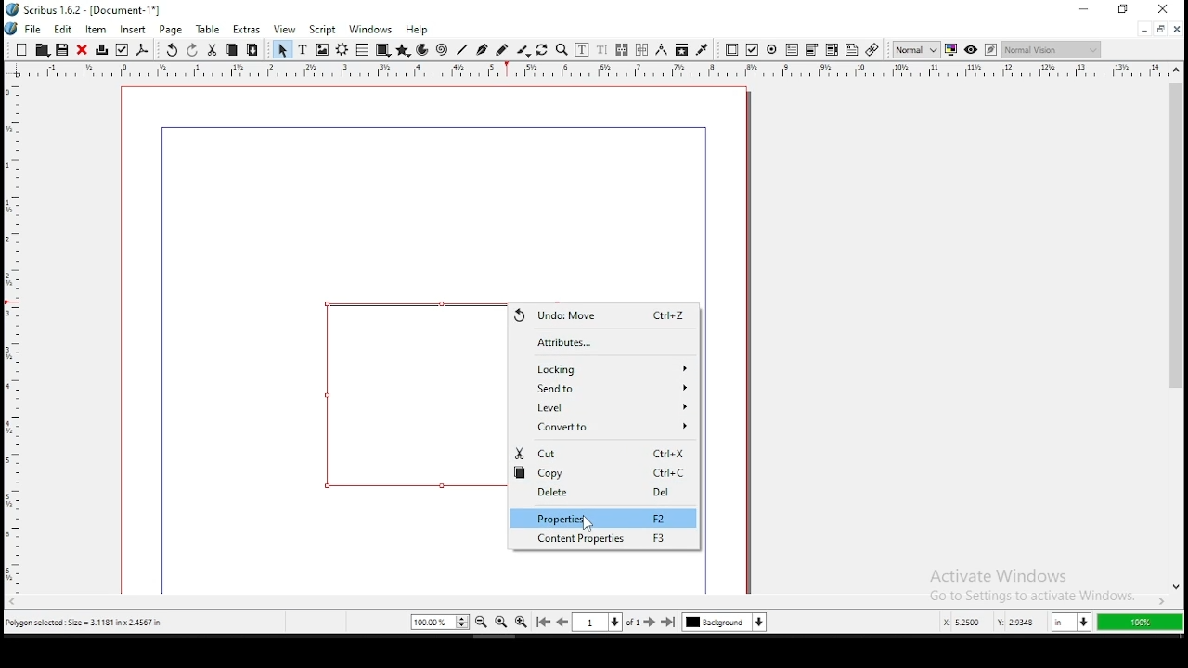 The height and width of the screenshot is (668, 1188). What do you see at coordinates (603, 518) in the screenshot?
I see `properties` at bounding box center [603, 518].